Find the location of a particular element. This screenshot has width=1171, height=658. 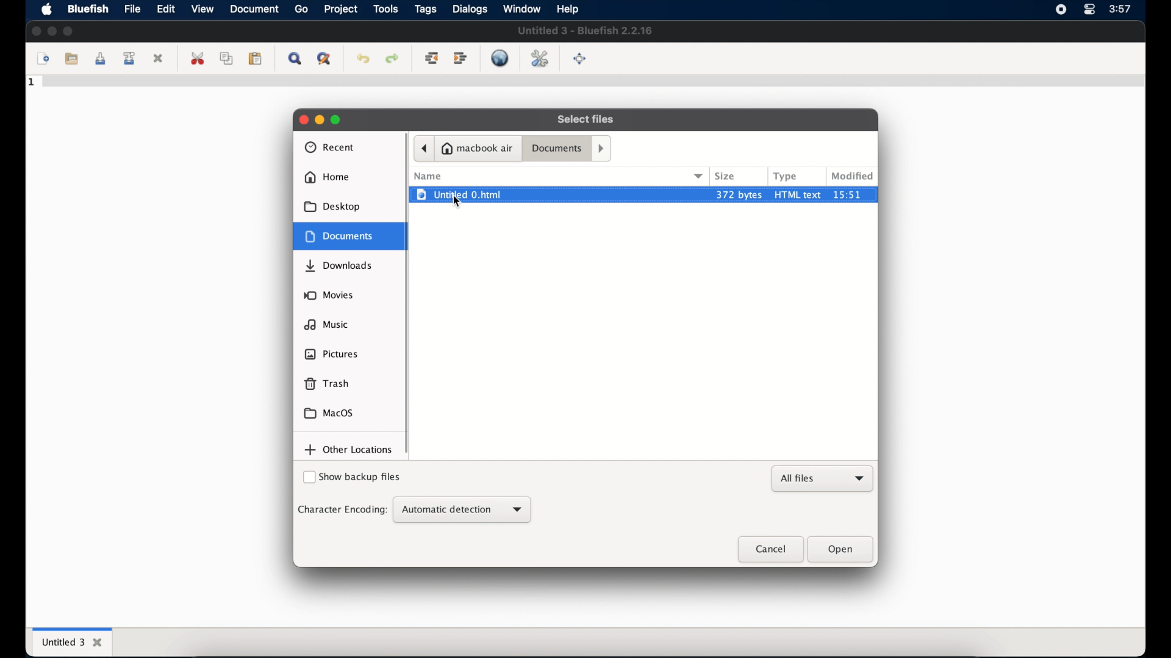

preview in browser is located at coordinates (501, 58).